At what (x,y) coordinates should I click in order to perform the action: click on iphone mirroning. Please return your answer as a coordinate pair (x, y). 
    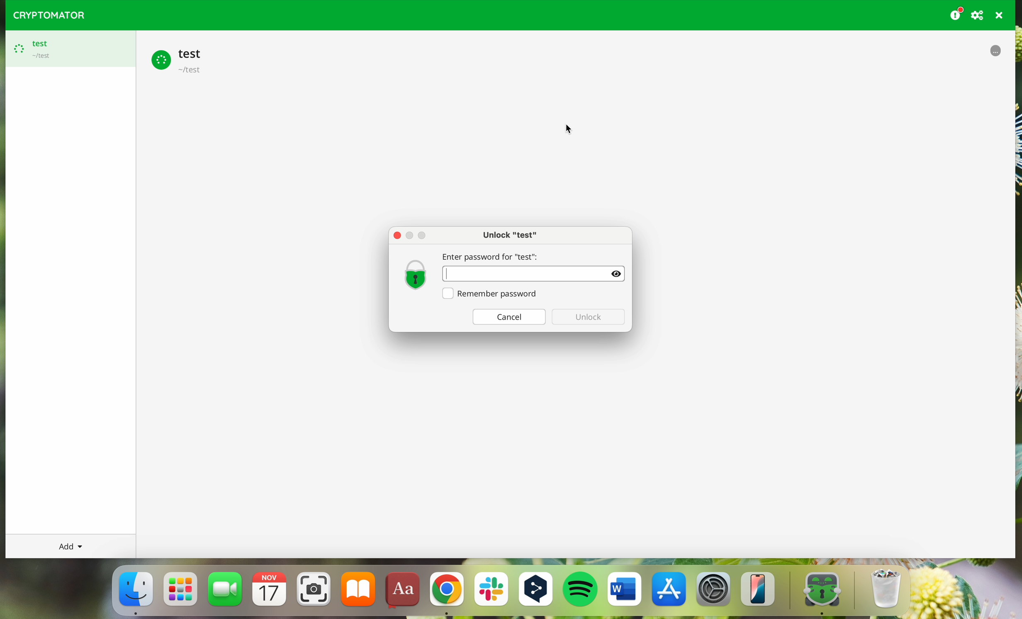
    Looking at the image, I should click on (760, 592).